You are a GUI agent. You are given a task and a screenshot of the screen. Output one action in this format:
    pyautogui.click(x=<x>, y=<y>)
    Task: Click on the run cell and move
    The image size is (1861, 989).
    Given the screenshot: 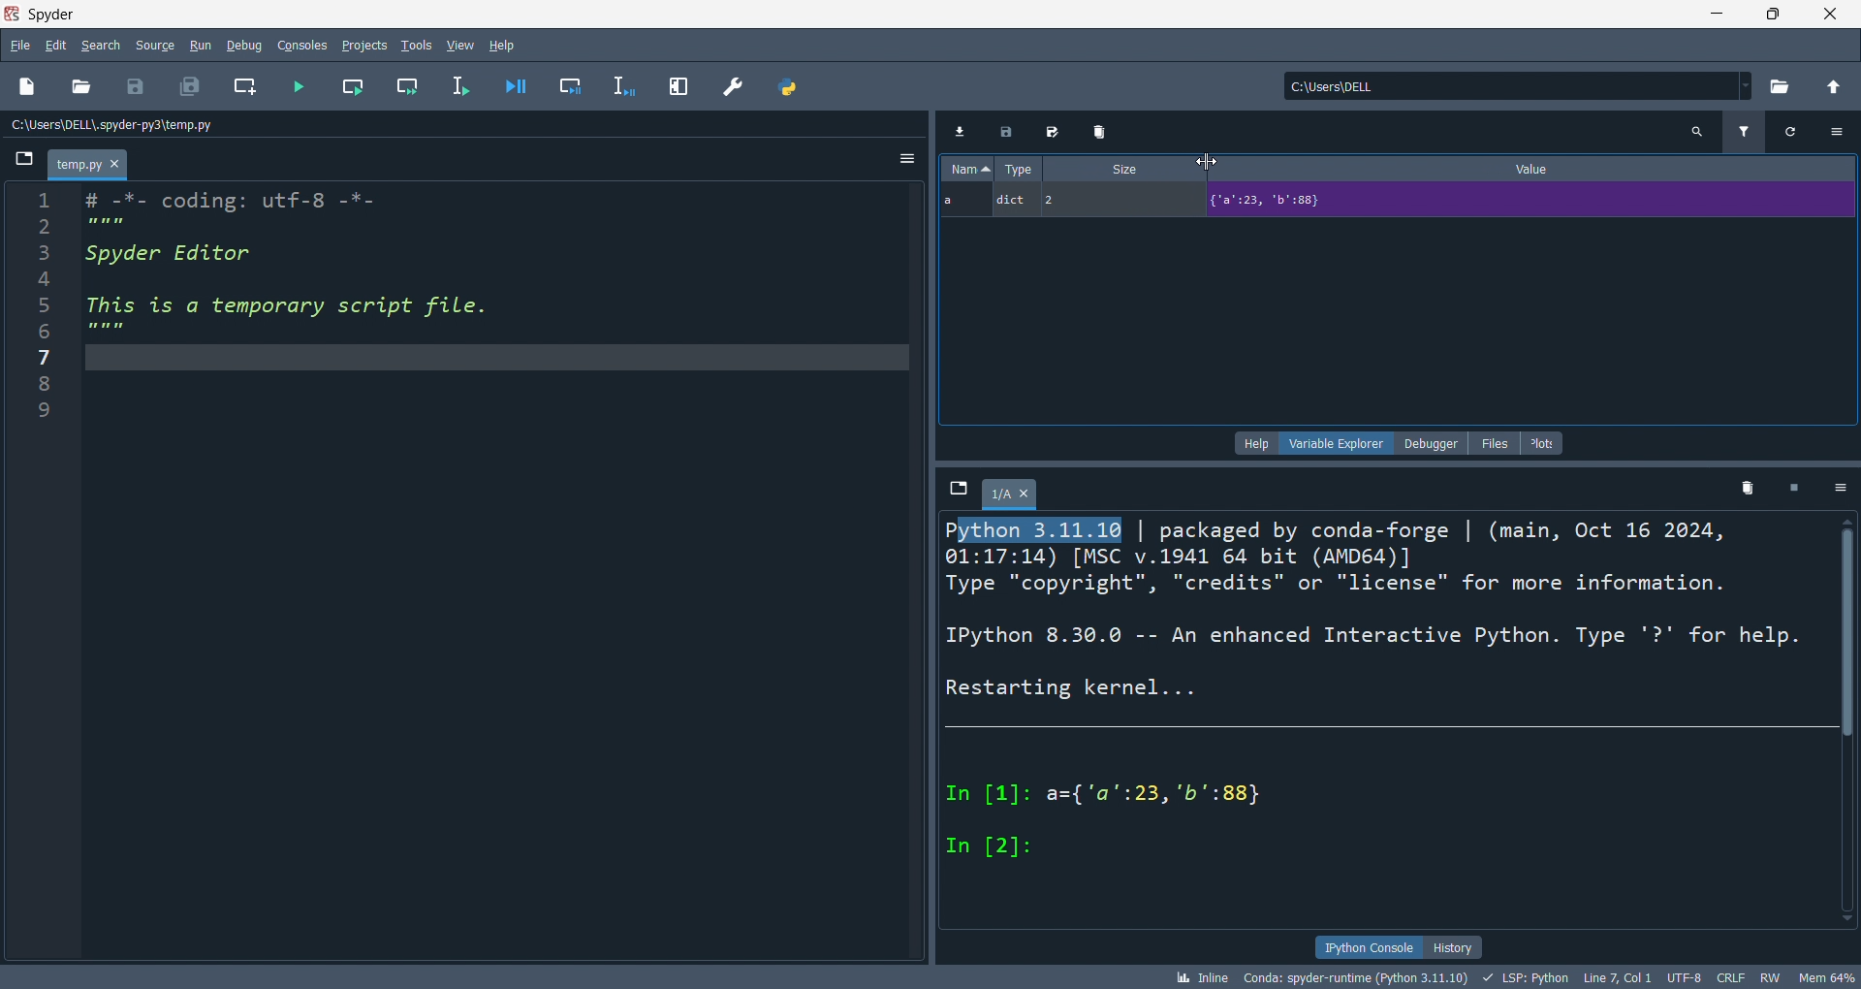 What is the action you would take?
    pyautogui.click(x=409, y=86)
    